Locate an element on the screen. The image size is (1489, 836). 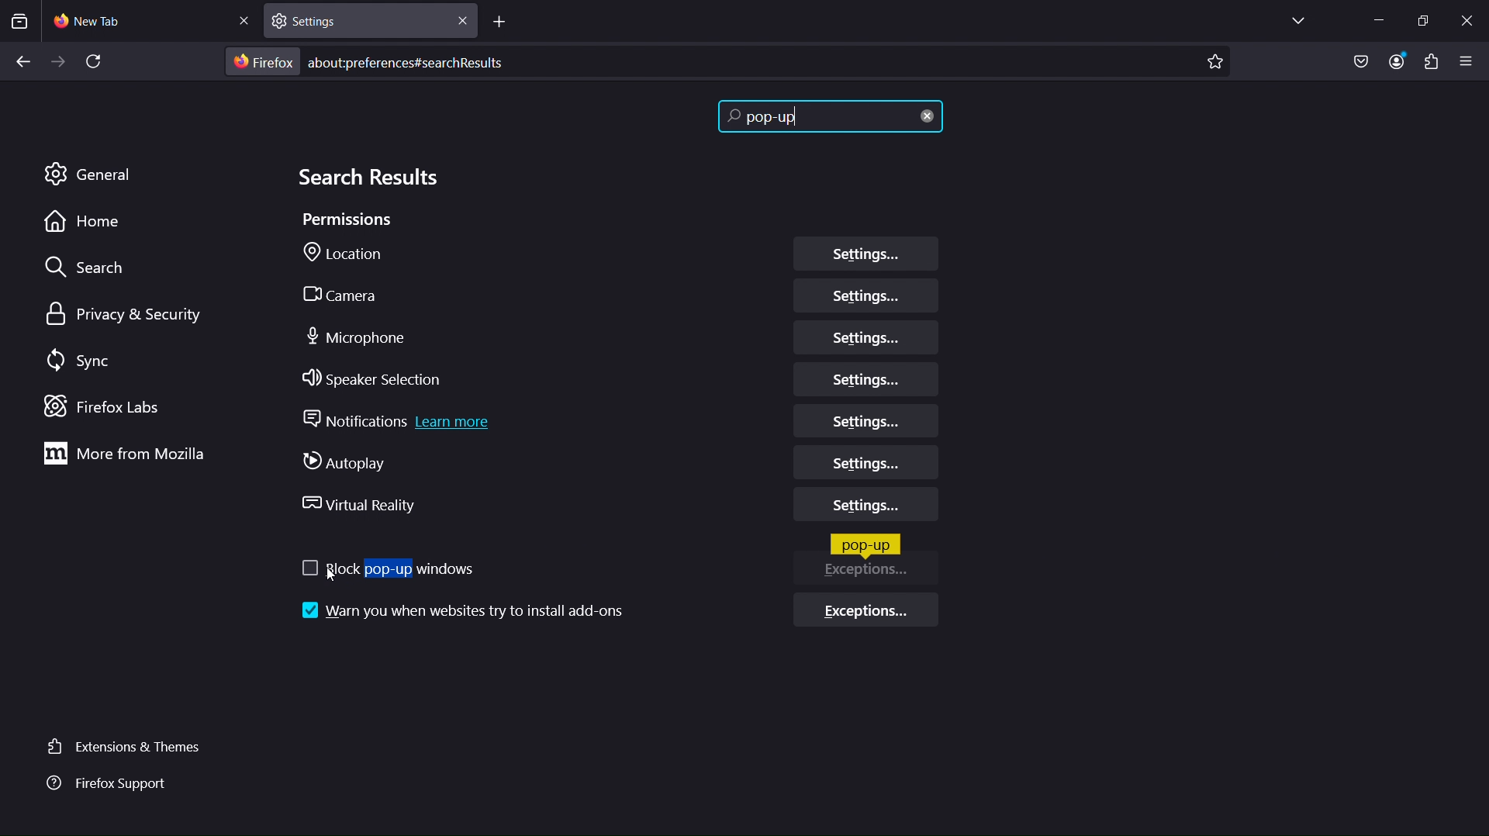
Virtual Reality Settings is located at coordinates (865, 507).